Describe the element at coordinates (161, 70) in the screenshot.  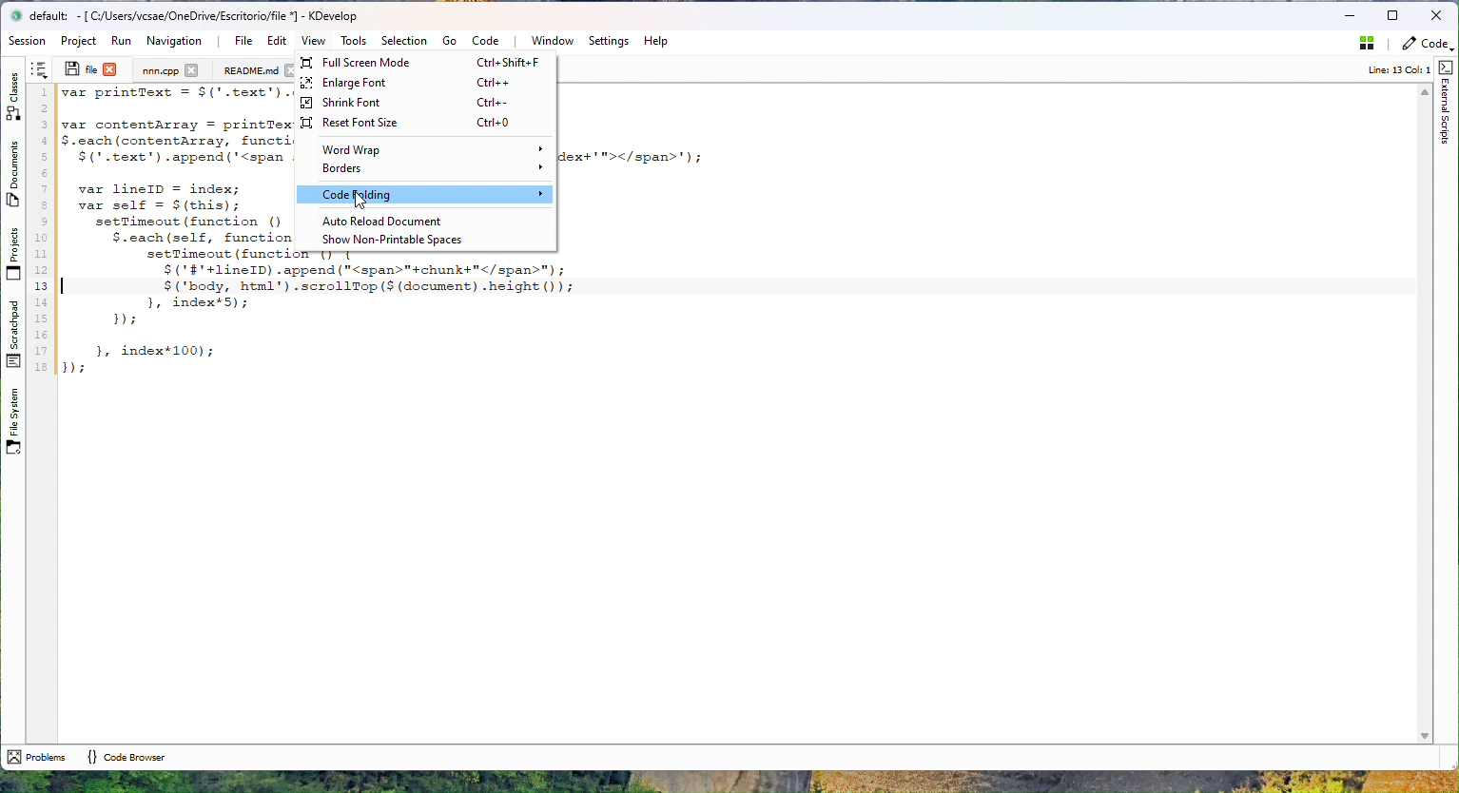
I see `Project` at that location.